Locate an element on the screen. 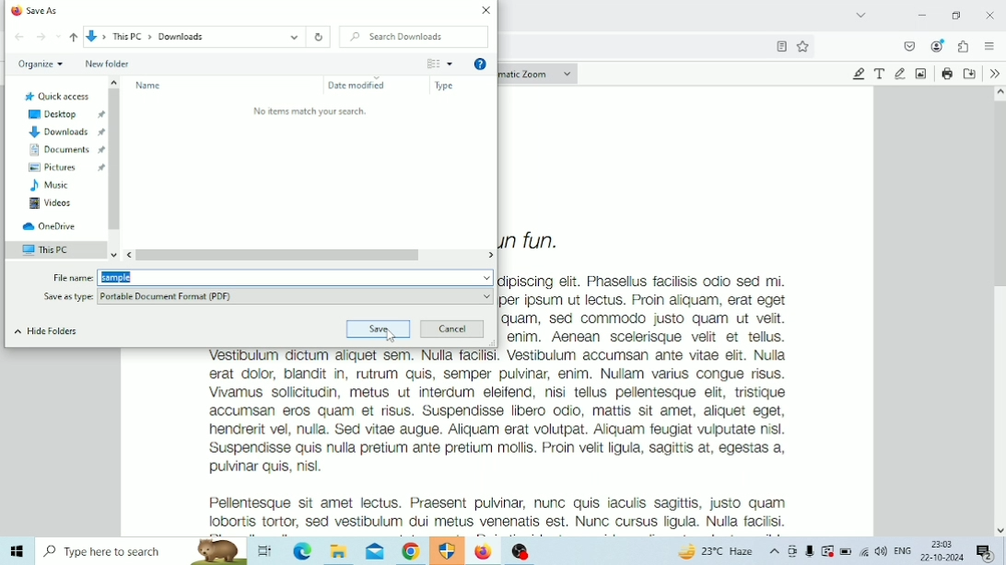  Account is located at coordinates (939, 46).